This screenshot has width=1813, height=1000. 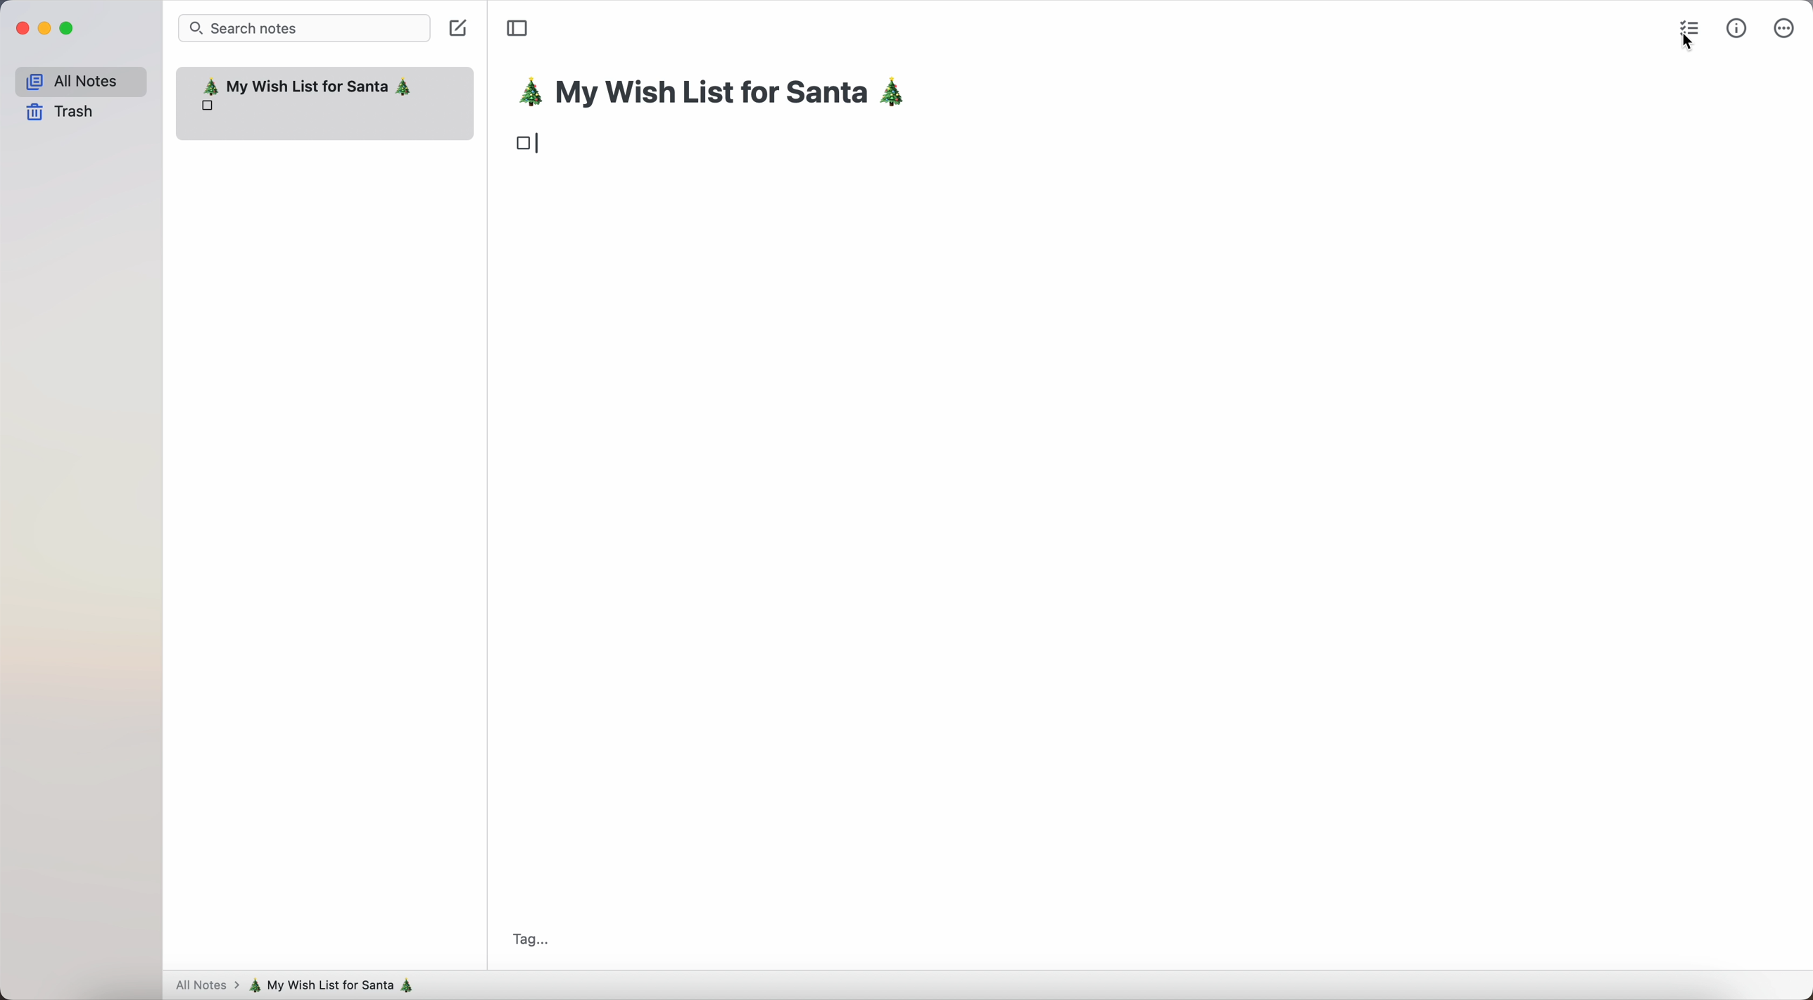 What do you see at coordinates (20, 28) in the screenshot?
I see `close Simplenote` at bounding box center [20, 28].